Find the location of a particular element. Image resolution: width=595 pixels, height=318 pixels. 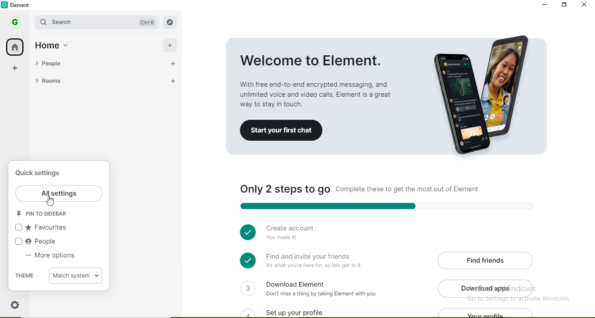

pin to sidebar is located at coordinates (45, 215).